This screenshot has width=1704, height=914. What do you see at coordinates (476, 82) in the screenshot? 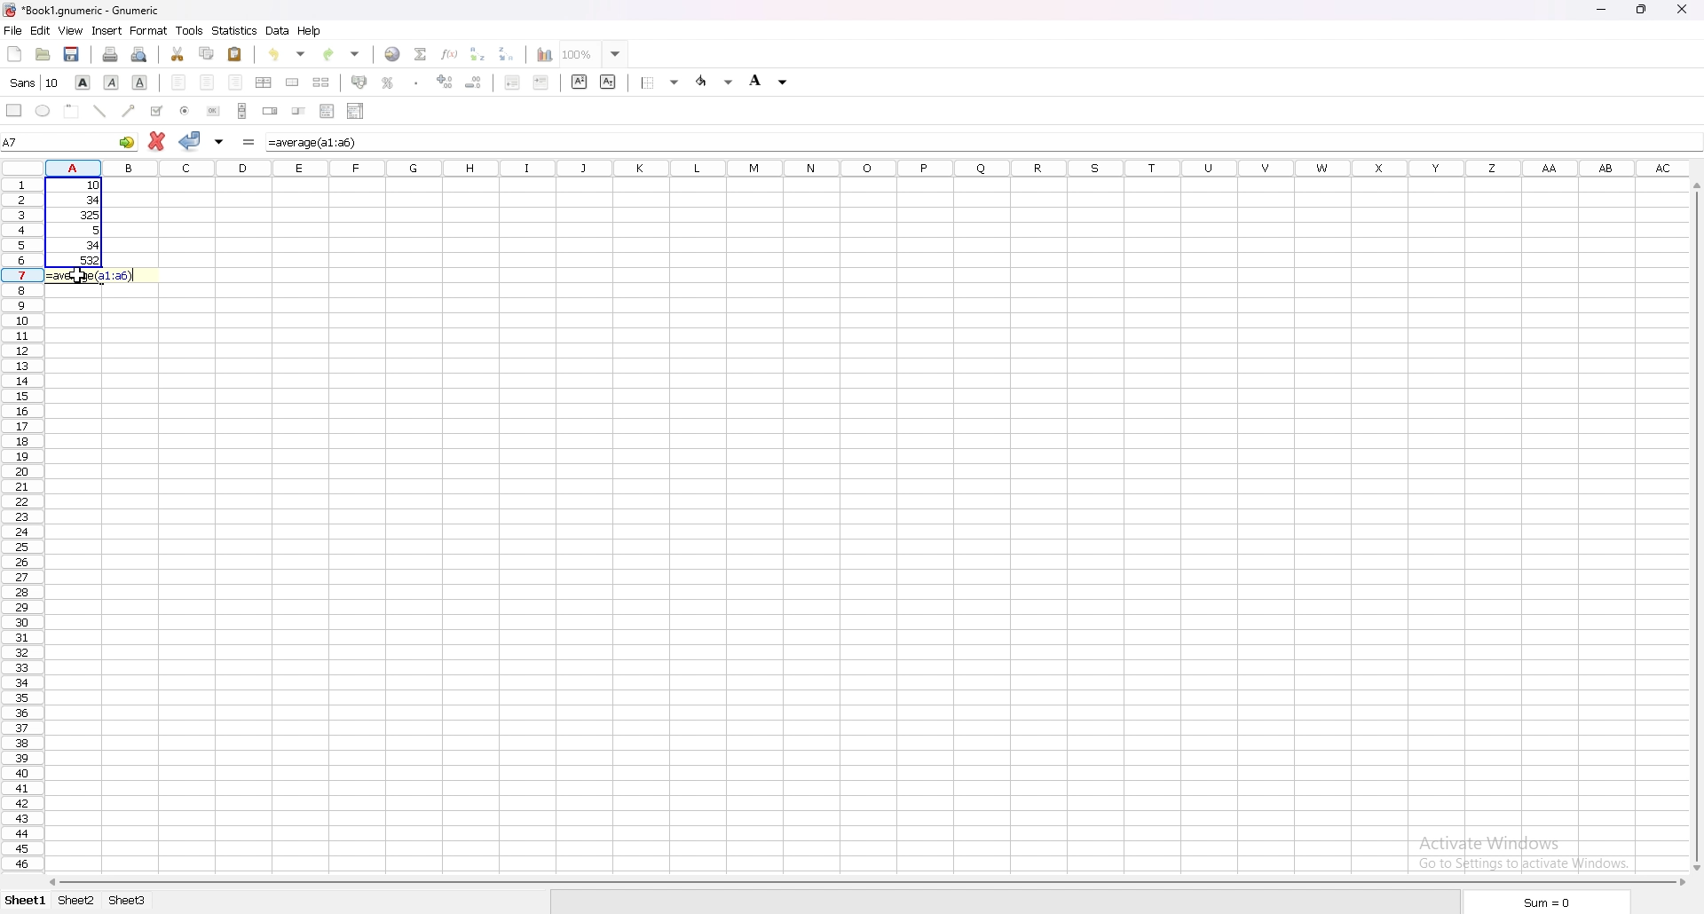
I see `decrease decimals` at bounding box center [476, 82].